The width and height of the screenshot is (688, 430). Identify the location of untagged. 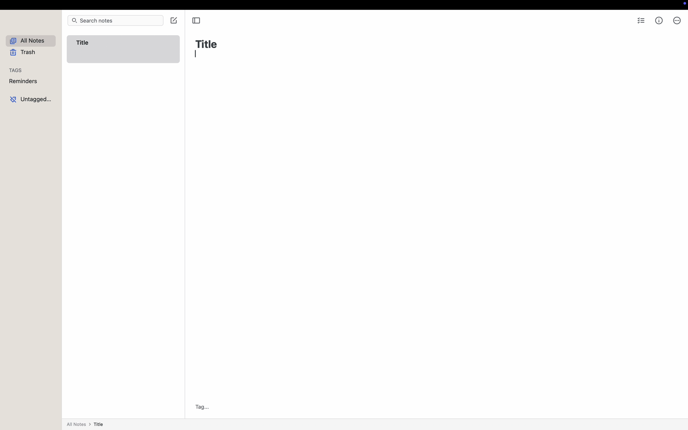
(30, 99).